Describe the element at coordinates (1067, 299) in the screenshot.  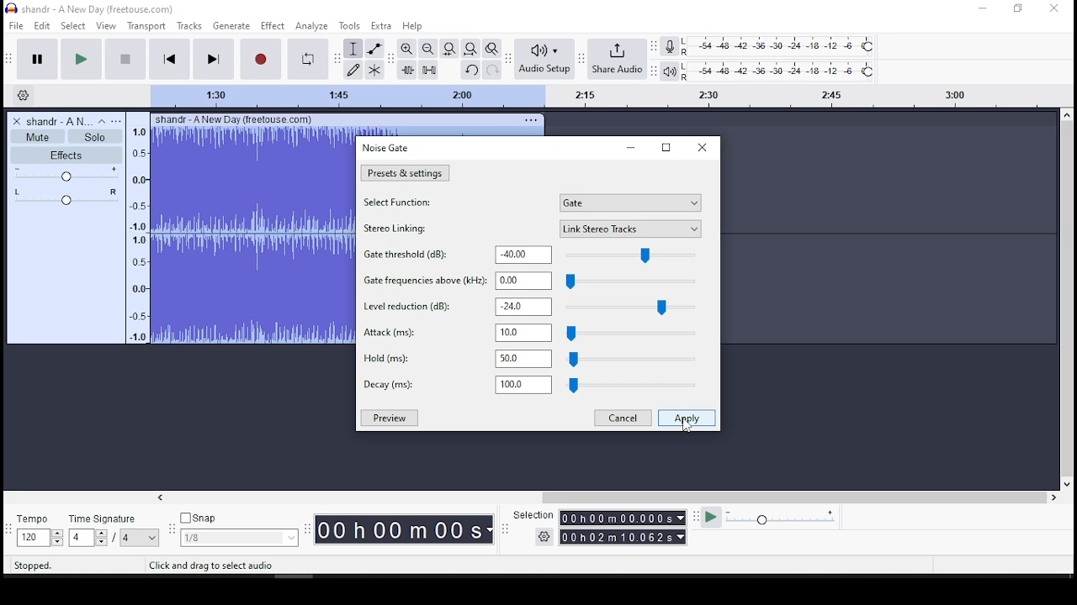
I see `scroll bar` at that location.